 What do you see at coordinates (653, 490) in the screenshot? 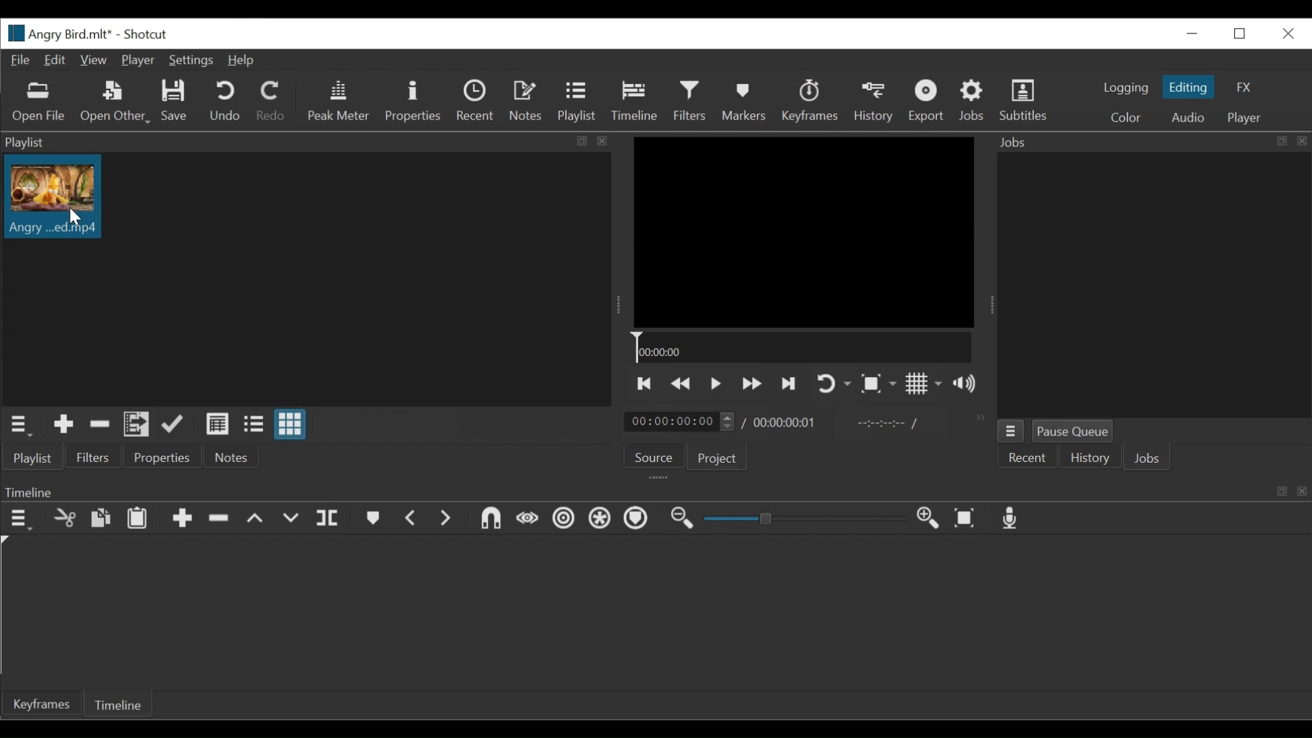
I see `Timeline Panel` at bounding box center [653, 490].